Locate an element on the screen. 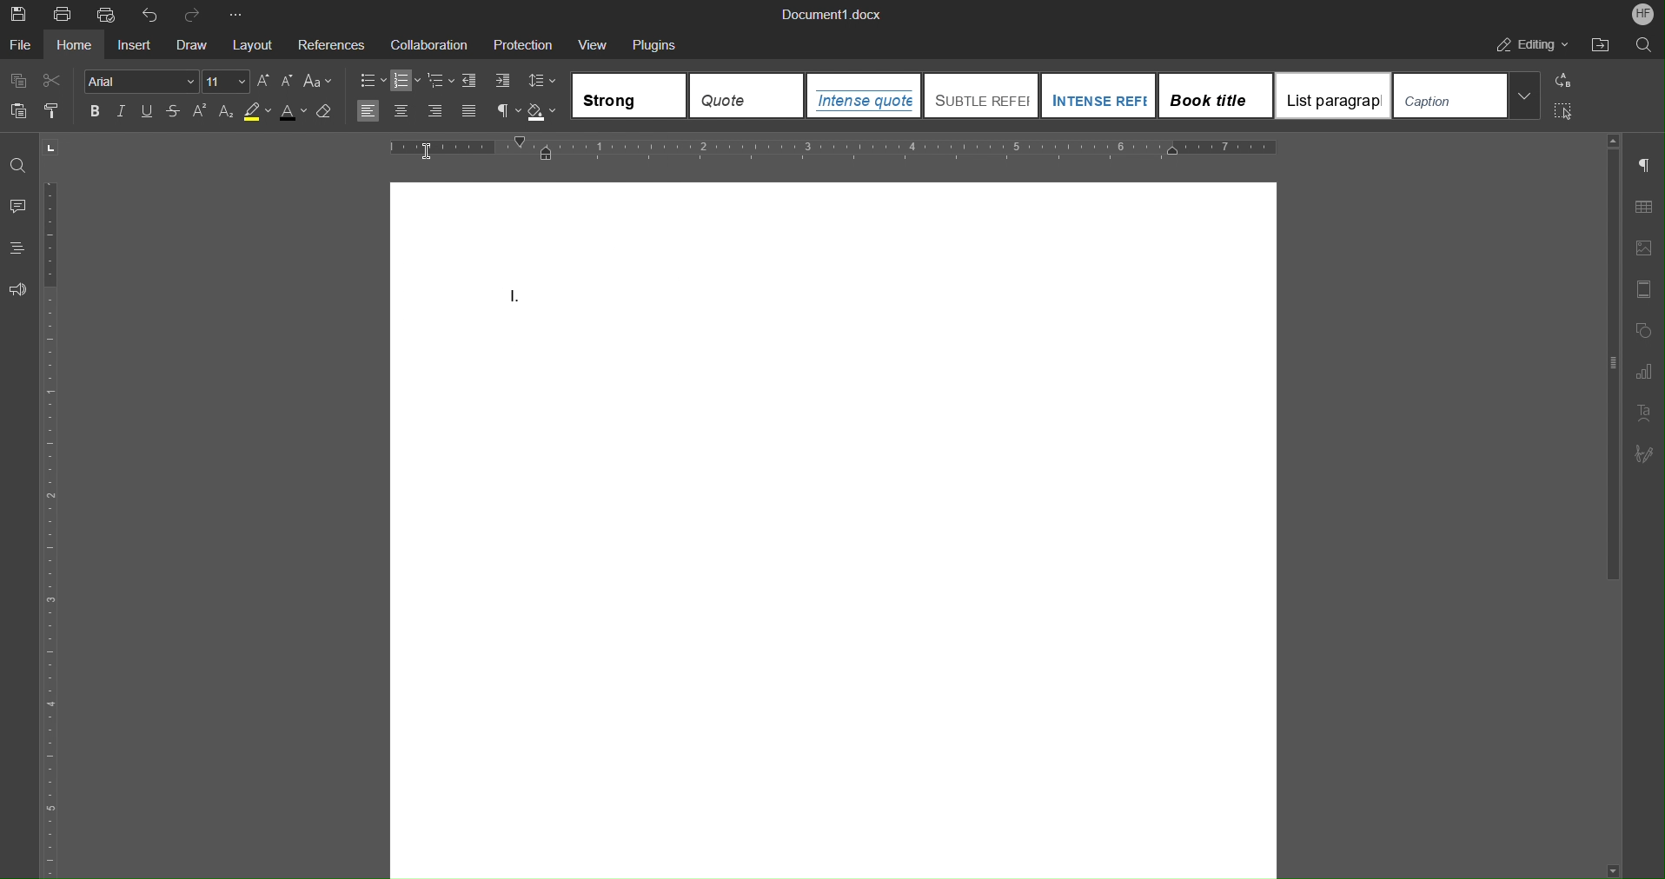 This screenshot has height=879, width=1665. Bullet List is located at coordinates (371, 81).